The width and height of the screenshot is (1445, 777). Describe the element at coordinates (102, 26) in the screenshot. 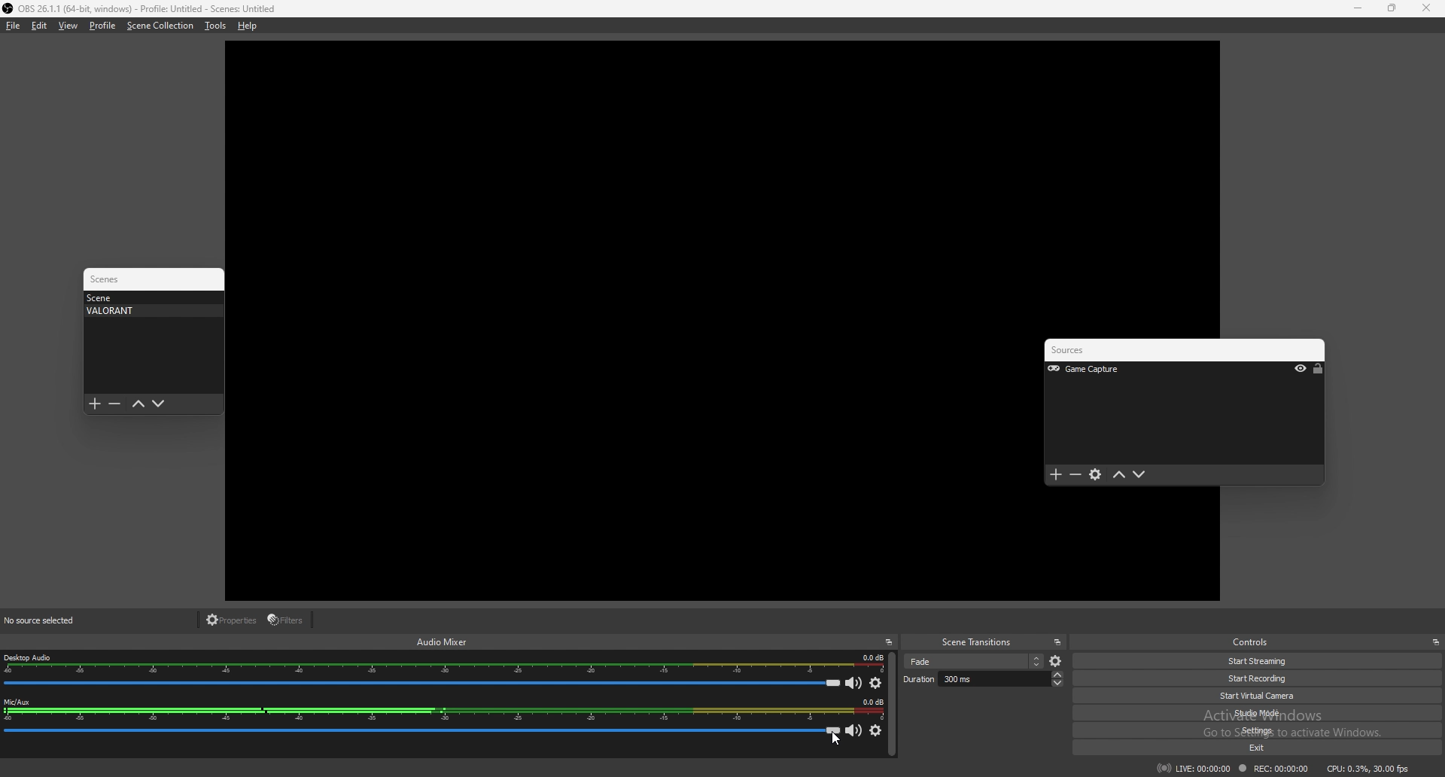

I see `profile` at that location.